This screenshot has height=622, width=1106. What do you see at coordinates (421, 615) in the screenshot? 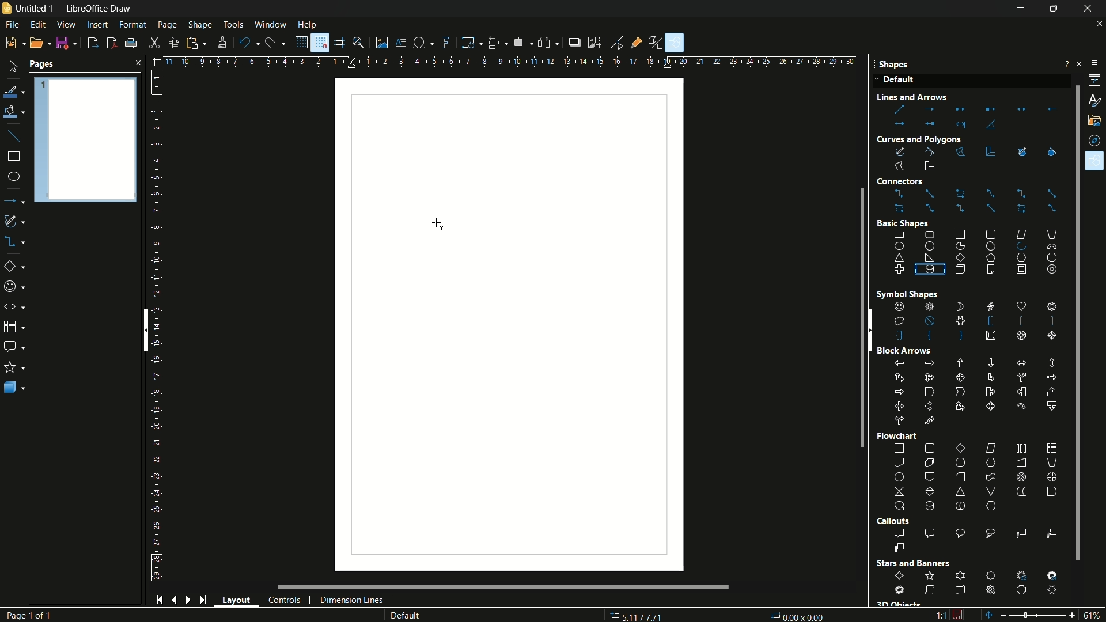
I see `default` at bounding box center [421, 615].